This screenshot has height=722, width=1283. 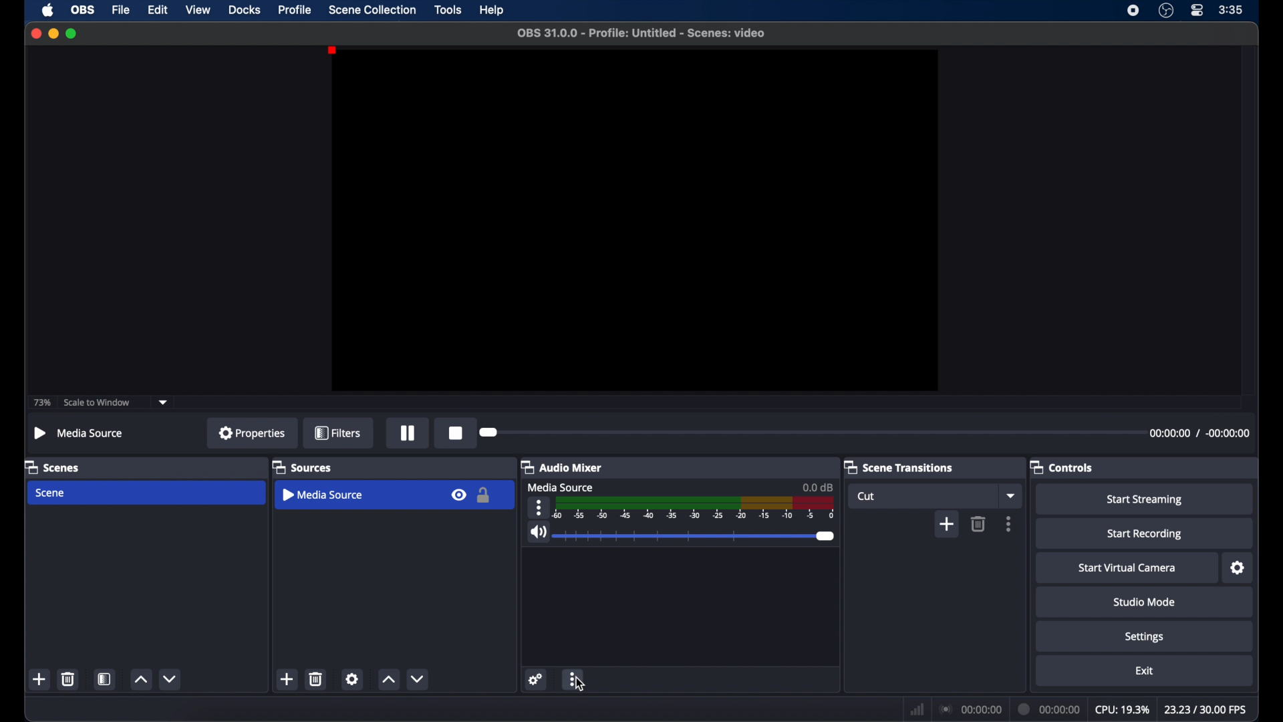 What do you see at coordinates (52, 467) in the screenshot?
I see `scenes` at bounding box center [52, 467].